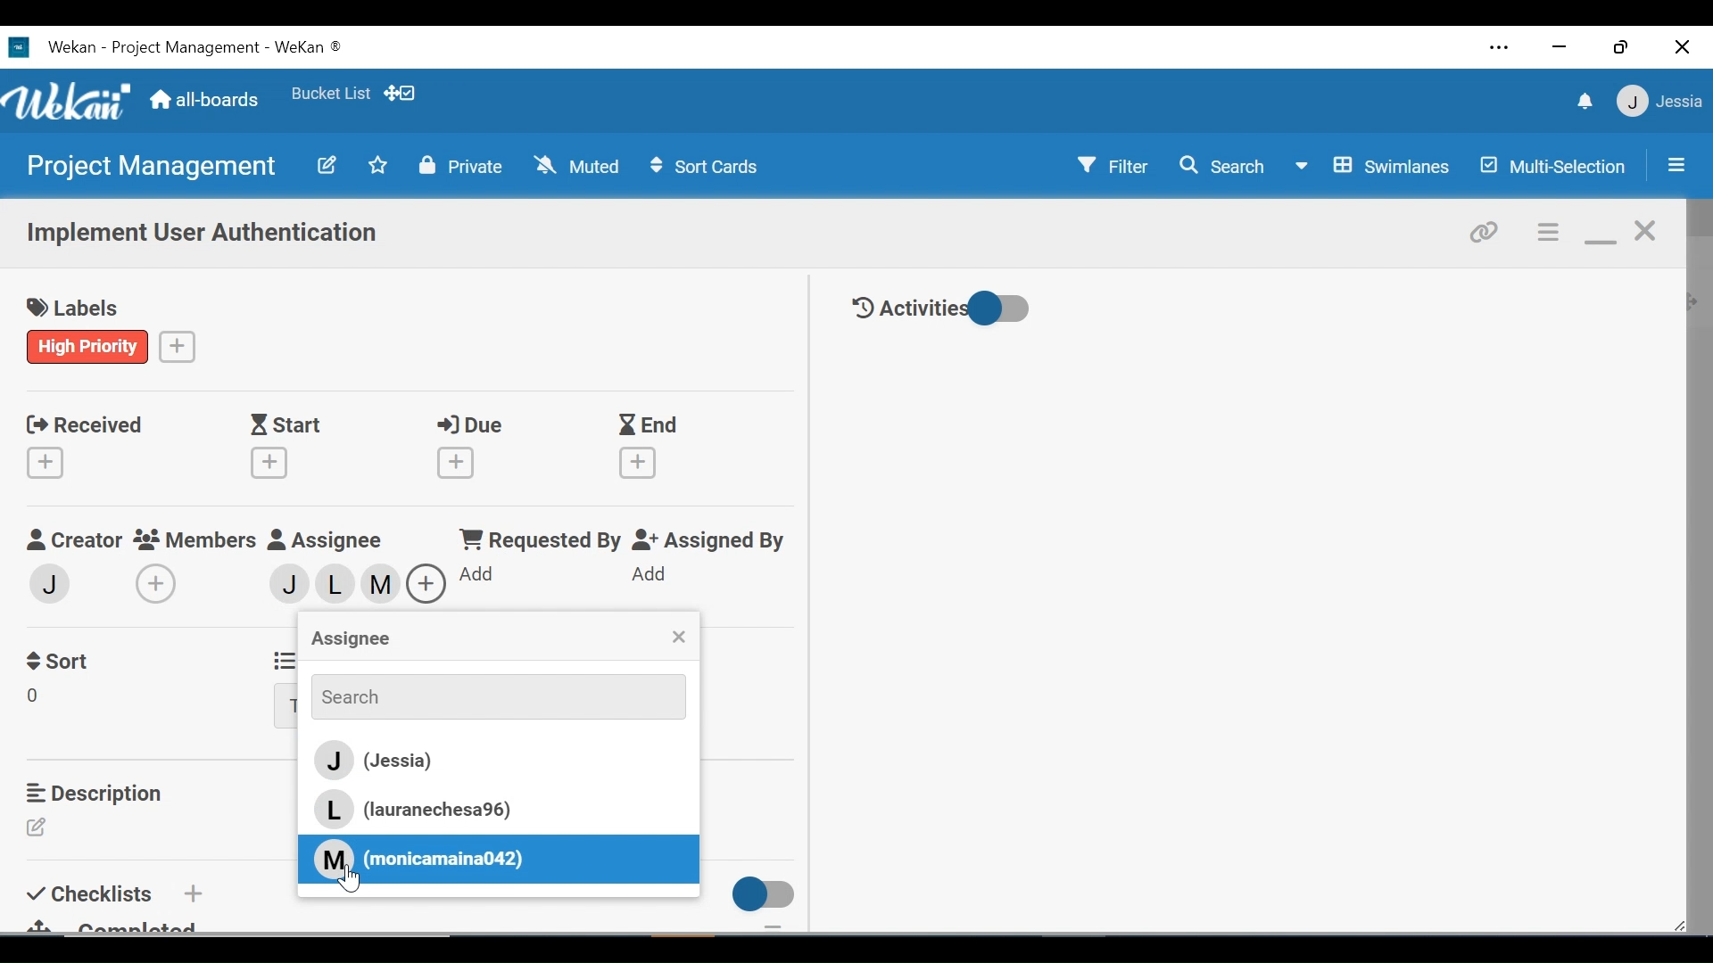 This screenshot has width=1713, height=963. I want to click on Copy link to card, so click(1485, 230).